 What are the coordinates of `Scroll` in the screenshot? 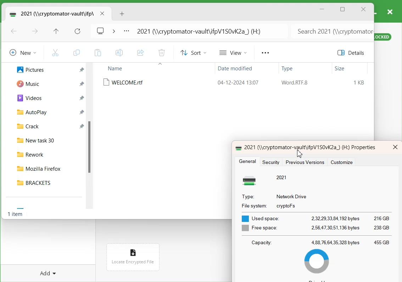 It's located at (91, 138).